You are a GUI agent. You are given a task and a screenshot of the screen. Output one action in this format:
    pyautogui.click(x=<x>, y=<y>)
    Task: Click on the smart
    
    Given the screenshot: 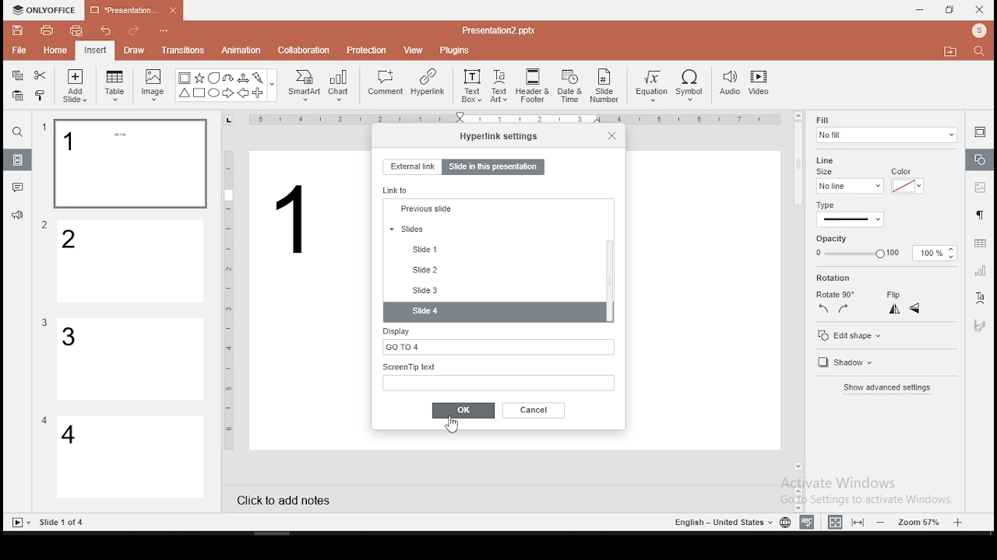 What is the action you would take?
    pyautogui.click(x=302, y=86)
    